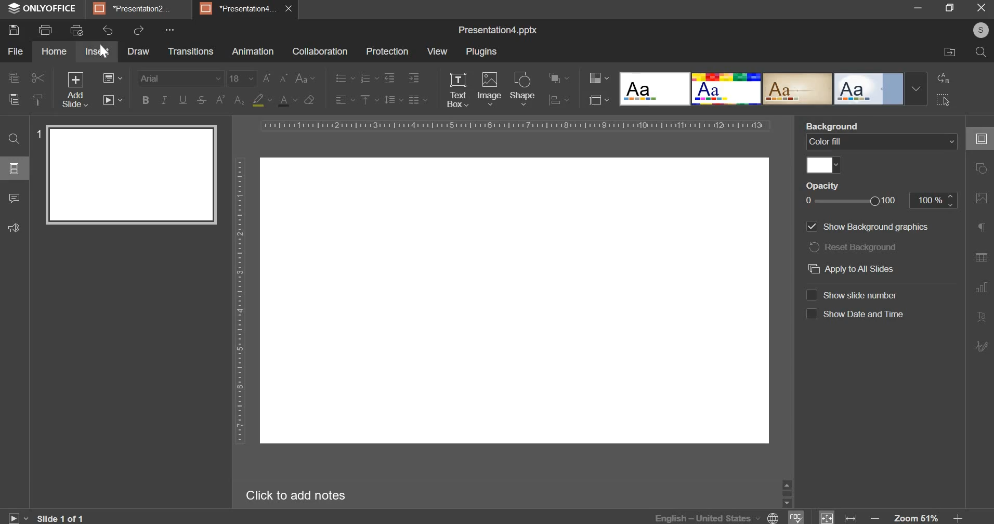 The height and width of the screenshot is (524, 994). I want to click on view, so click(438, 51).